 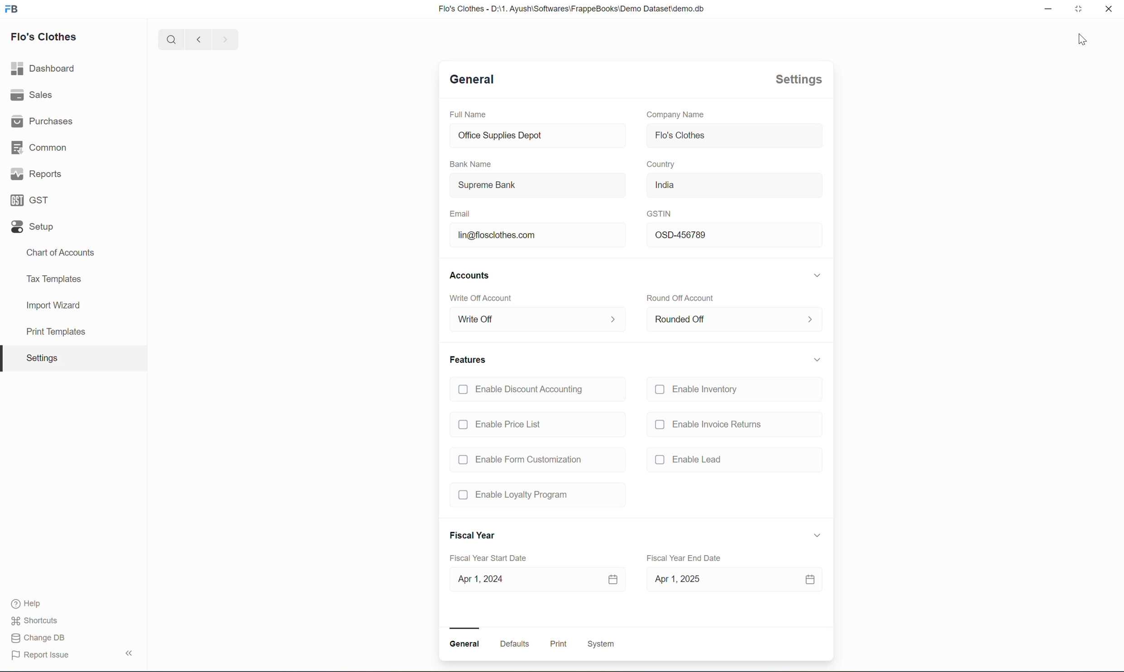 I want to click on Expand/collapse, so click(x=818, y=274).